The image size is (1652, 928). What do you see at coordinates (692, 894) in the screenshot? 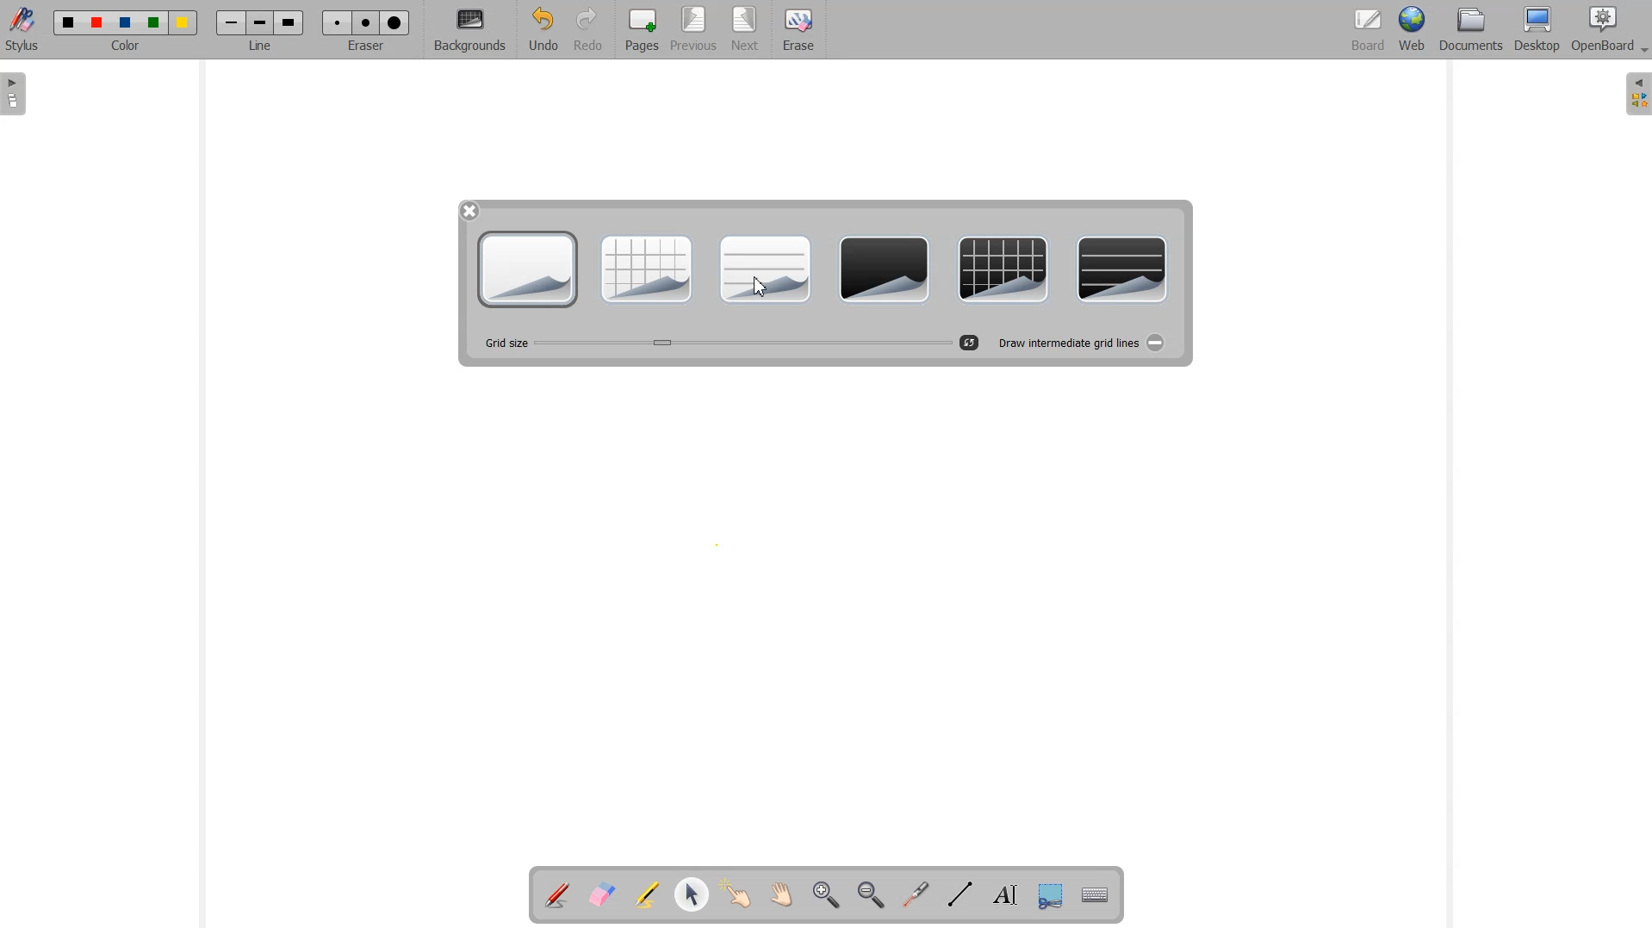
I see `Select and modify Object` at bounding box center [692, 894].